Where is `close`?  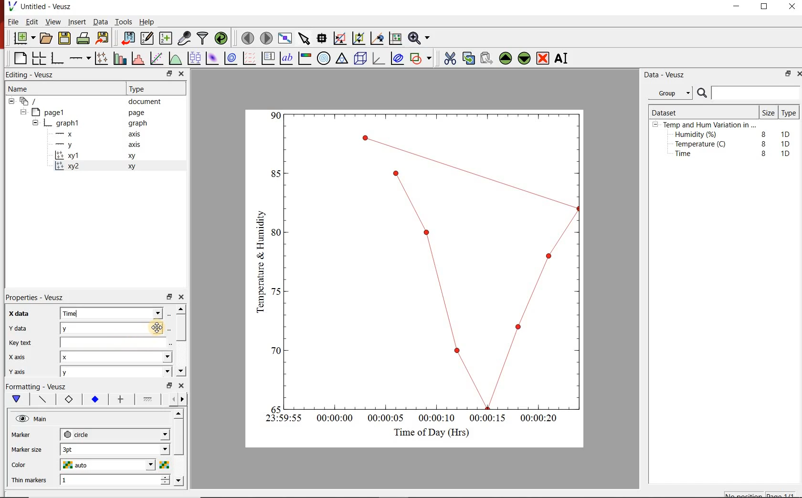
close is located at coordinates (182, 386).